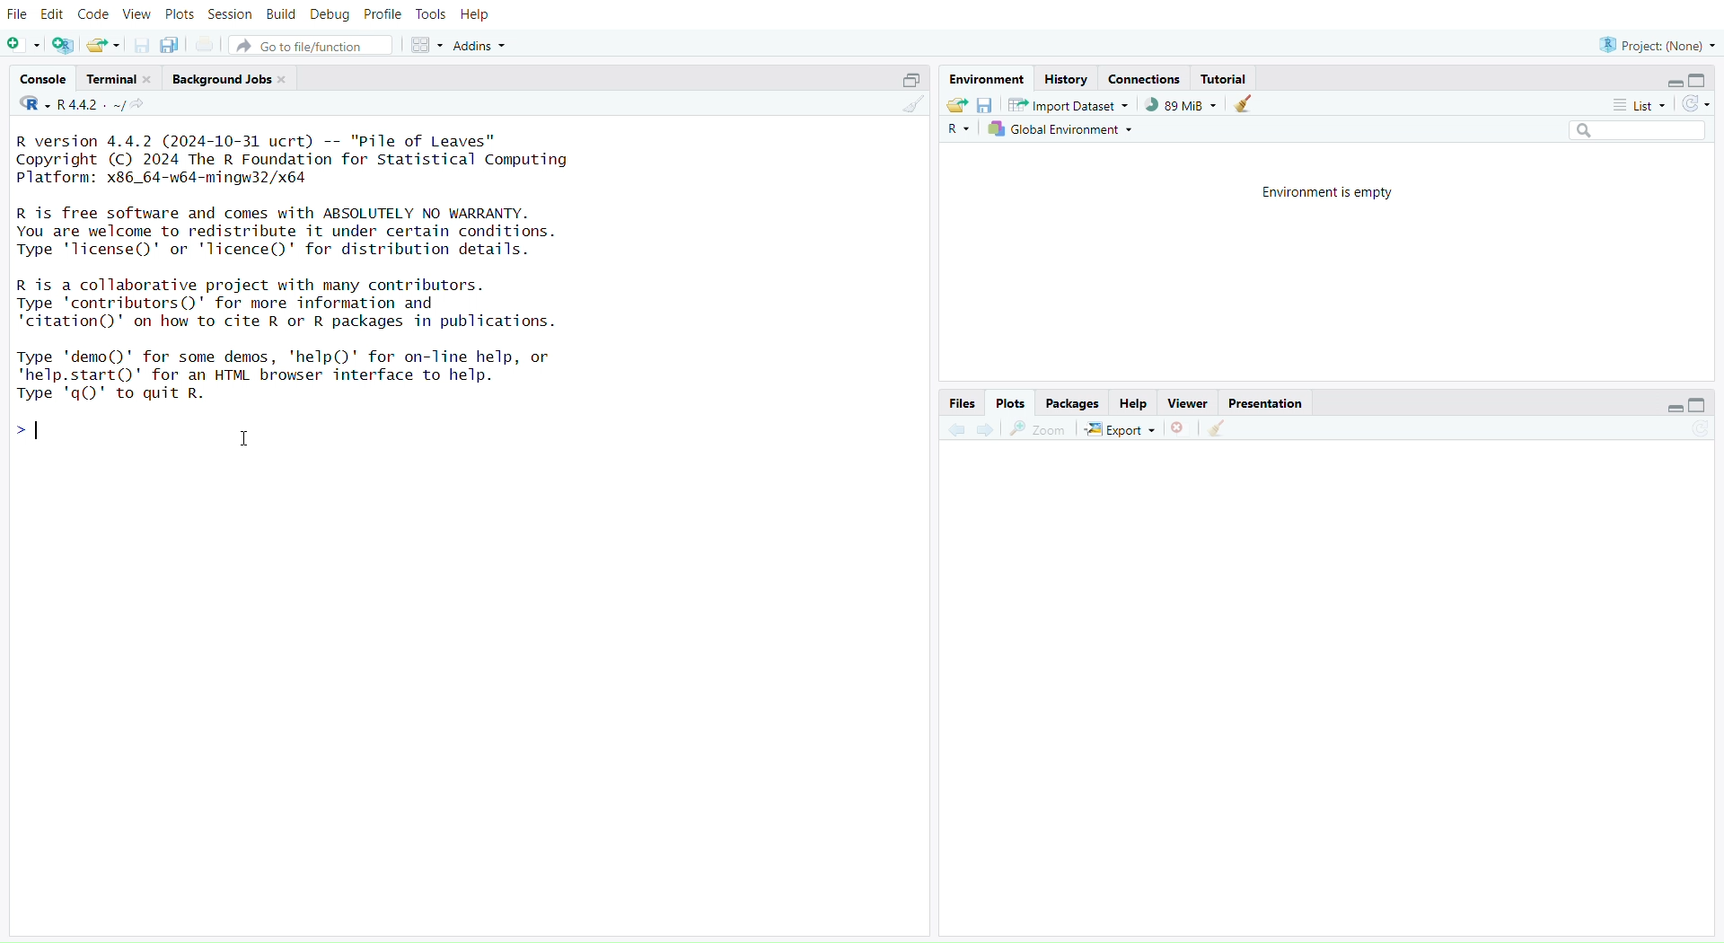 This screenshot has width=1724, height=943. Describe the element at coordinates (51, 15) in the screenshot. I see `Edit` at that location.